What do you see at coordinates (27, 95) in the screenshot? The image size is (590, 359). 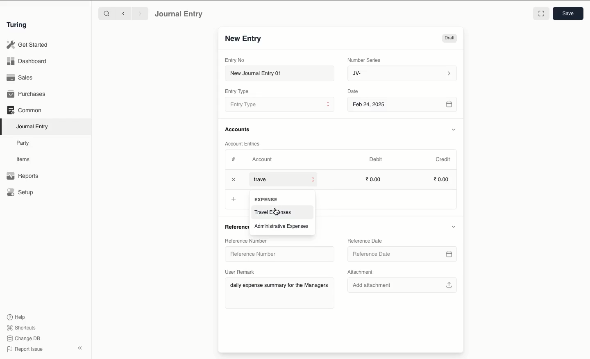 I see `Purchases` at bounding box center [27, 95].